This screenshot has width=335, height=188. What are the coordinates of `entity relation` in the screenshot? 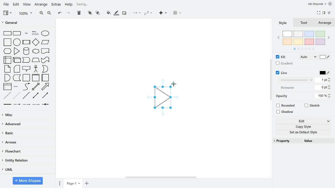 It's located at (27, 160).